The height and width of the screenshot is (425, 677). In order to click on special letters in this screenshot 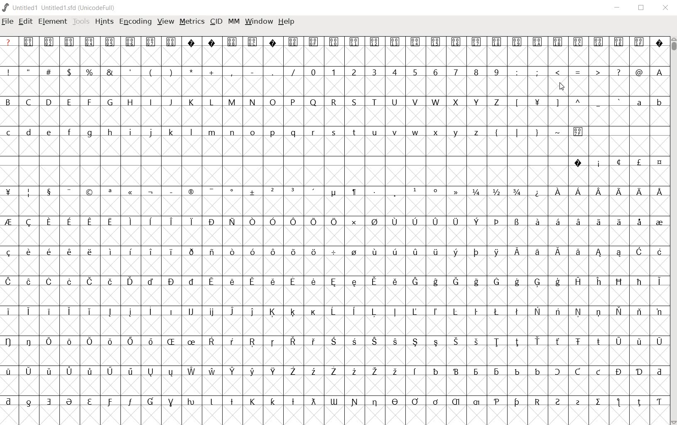, I will do `click(336, 281)`.